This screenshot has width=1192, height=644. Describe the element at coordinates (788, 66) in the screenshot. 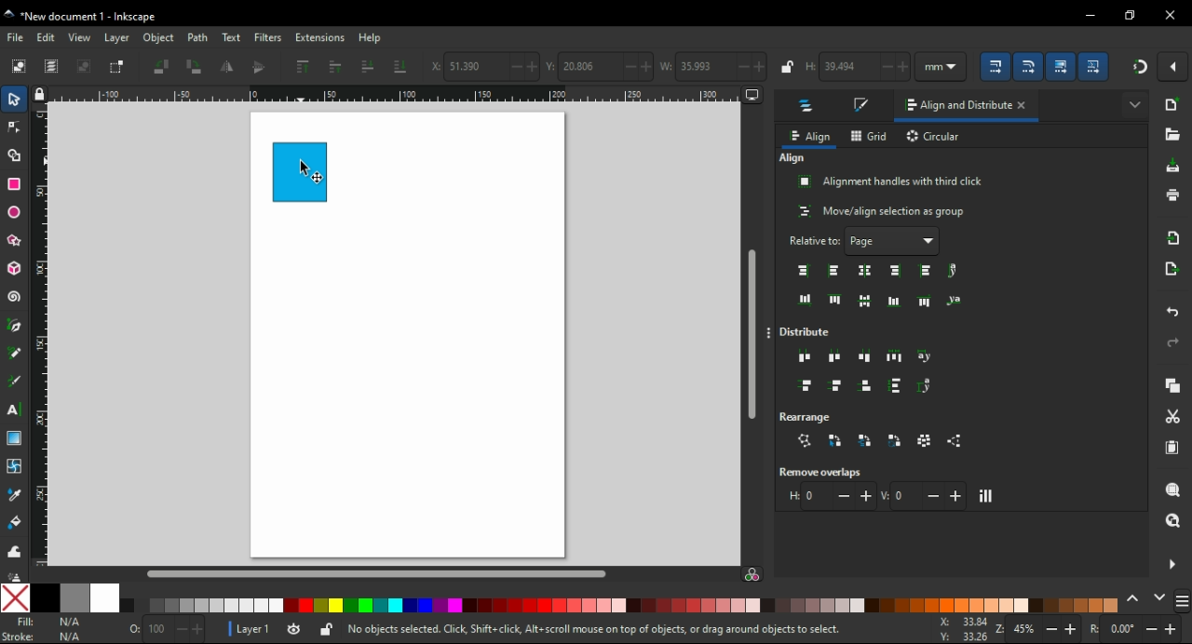

I see `lock ` at that location.